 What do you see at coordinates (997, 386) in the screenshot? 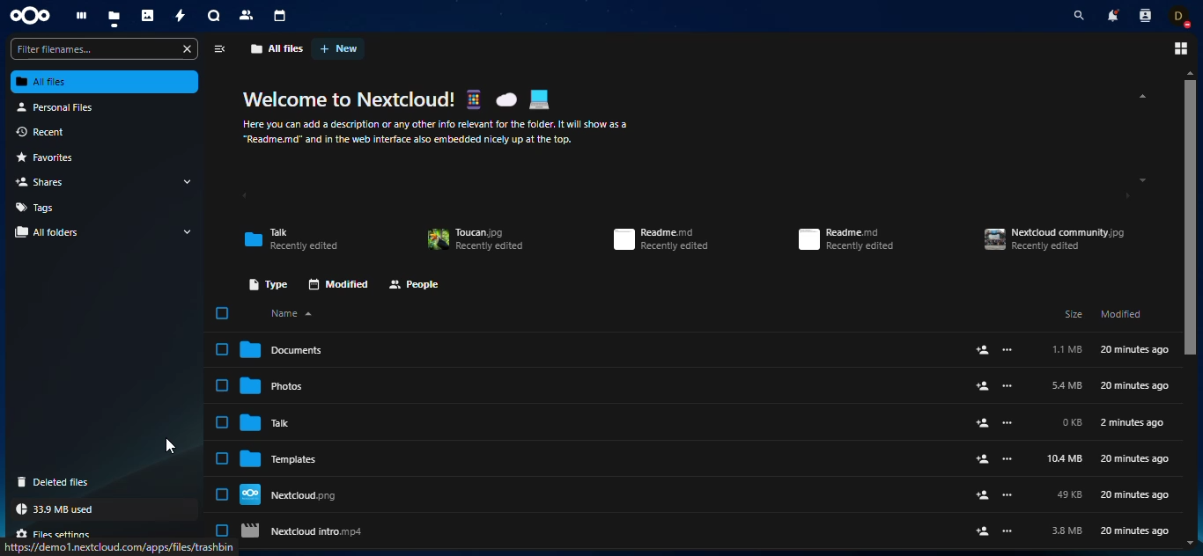
I see `Add` at bounding box center [997, 386].